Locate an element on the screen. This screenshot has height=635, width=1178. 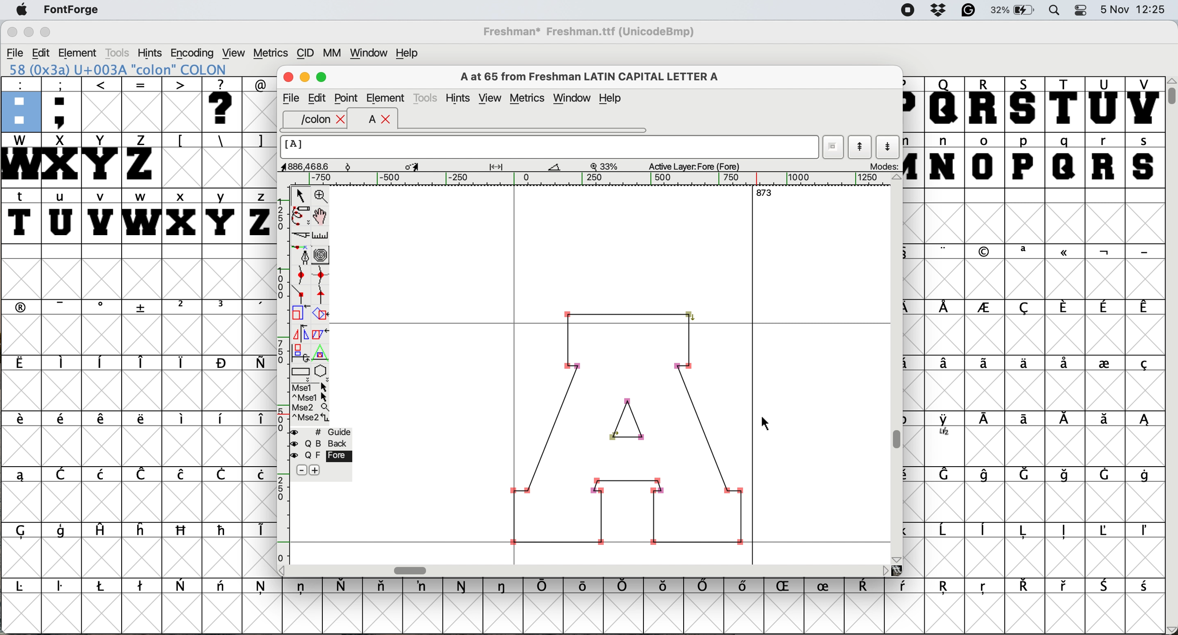
horizontal scale is located at coordinates (594, 179).